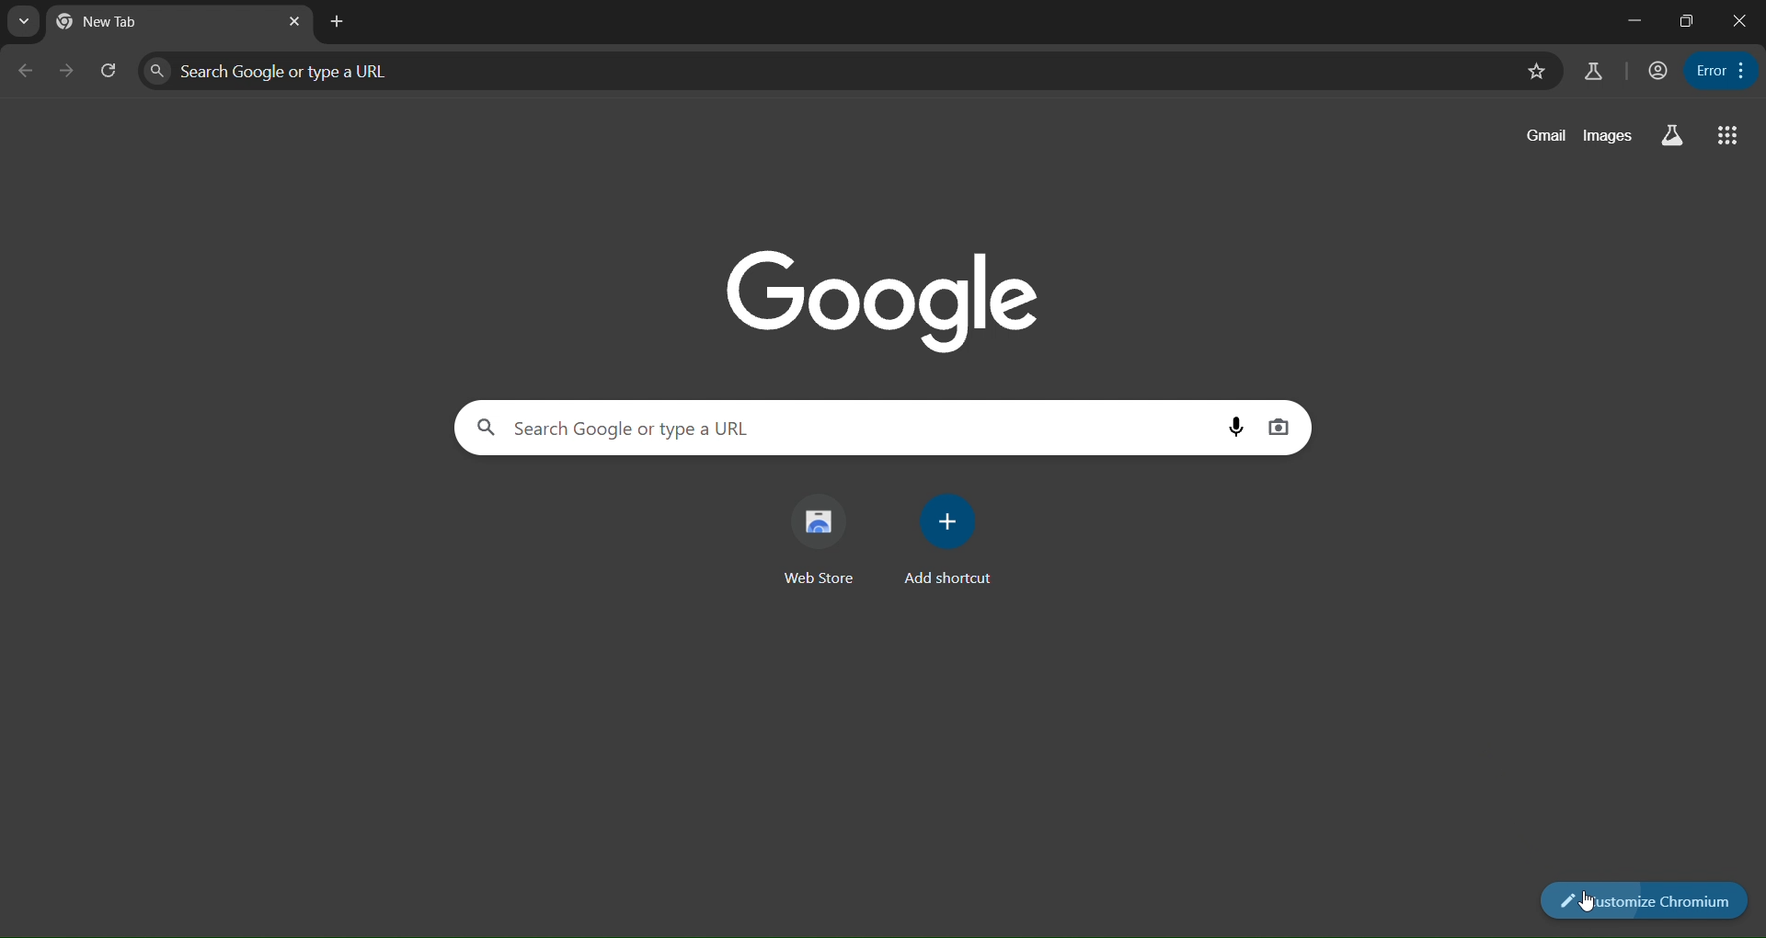 This screenshot has height=938, width=1766. I want to click on search labs, so click(1674, 134).